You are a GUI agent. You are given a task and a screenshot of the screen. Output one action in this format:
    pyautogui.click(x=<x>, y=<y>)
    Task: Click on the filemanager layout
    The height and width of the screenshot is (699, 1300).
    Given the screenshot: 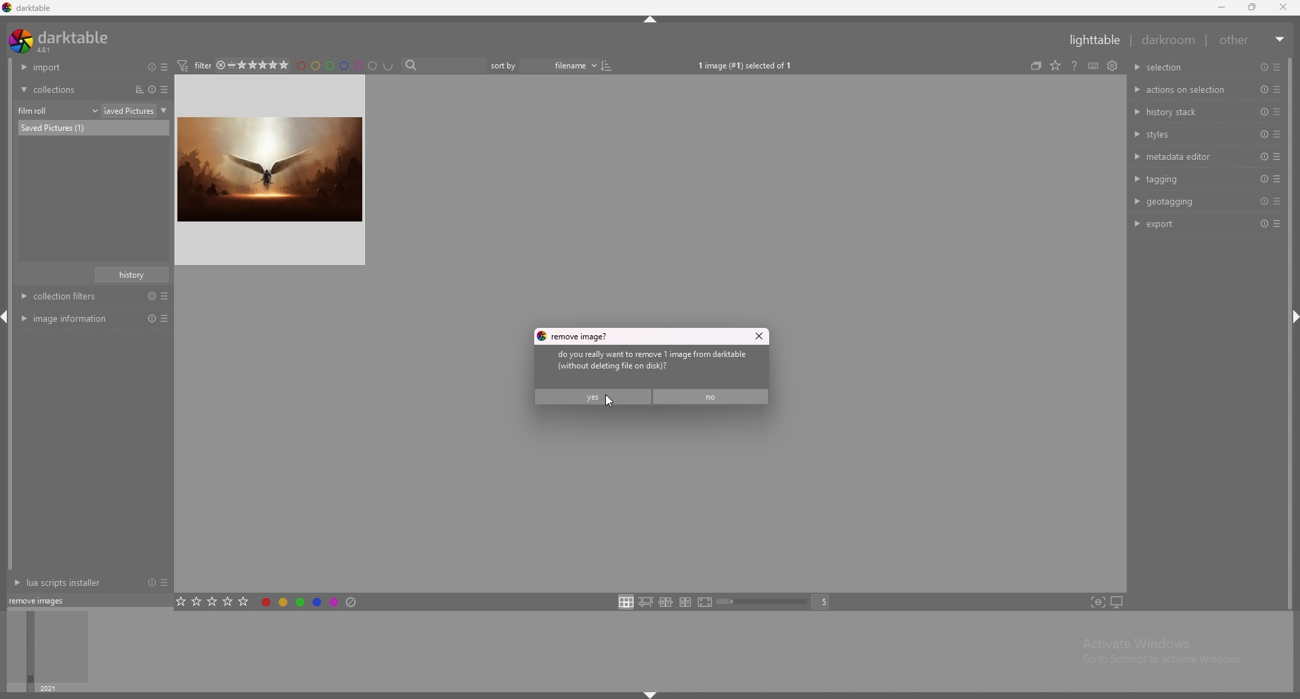 What is the action you would take?
    pyautogui.click(x=626, y=601)
    